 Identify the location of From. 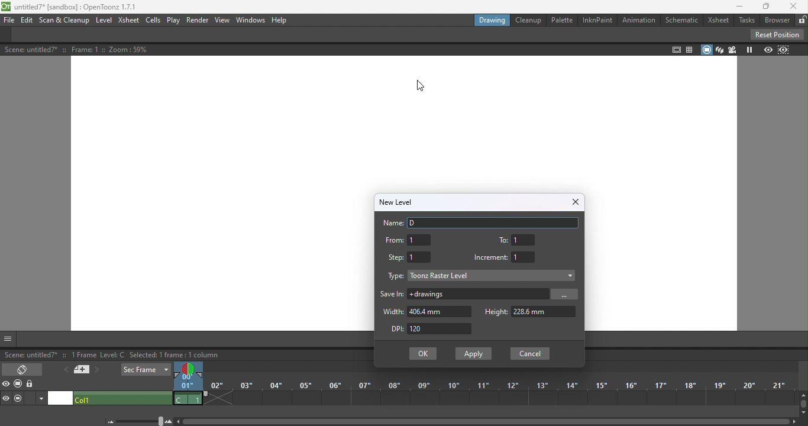
(408, 240).